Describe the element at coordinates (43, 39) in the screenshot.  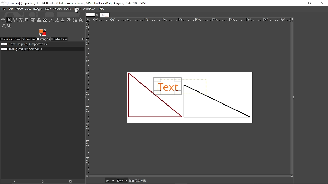
I see `Imges` at that location.